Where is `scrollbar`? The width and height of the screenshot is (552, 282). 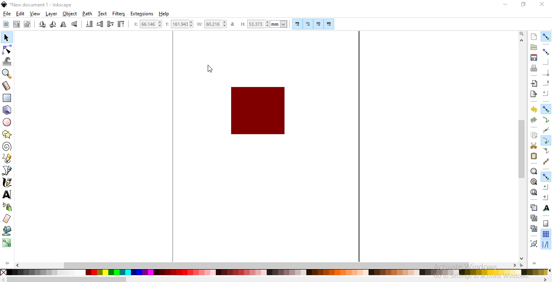
scrollbar is located at coordinates (522, 148).